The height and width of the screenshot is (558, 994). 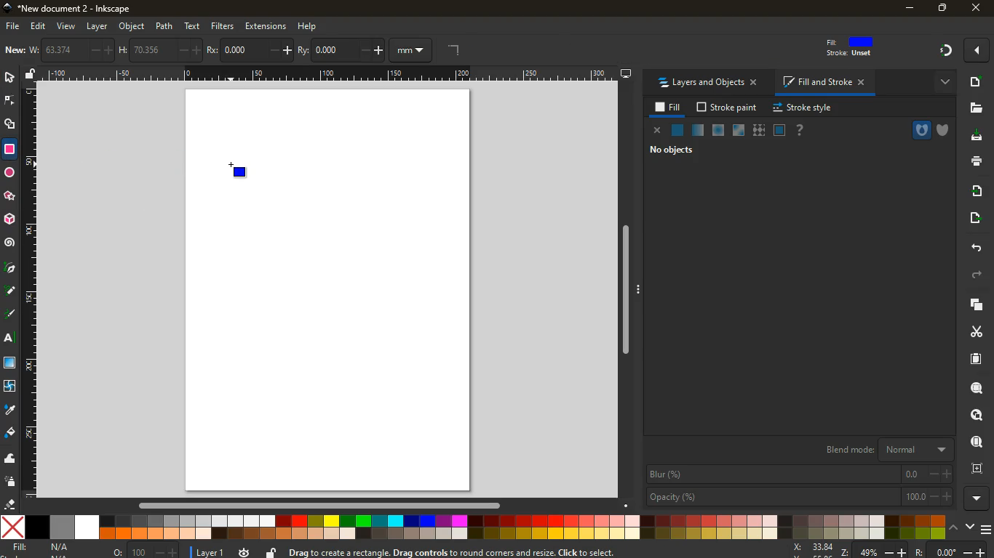 I want to click on d, so click(x=11, y=291).